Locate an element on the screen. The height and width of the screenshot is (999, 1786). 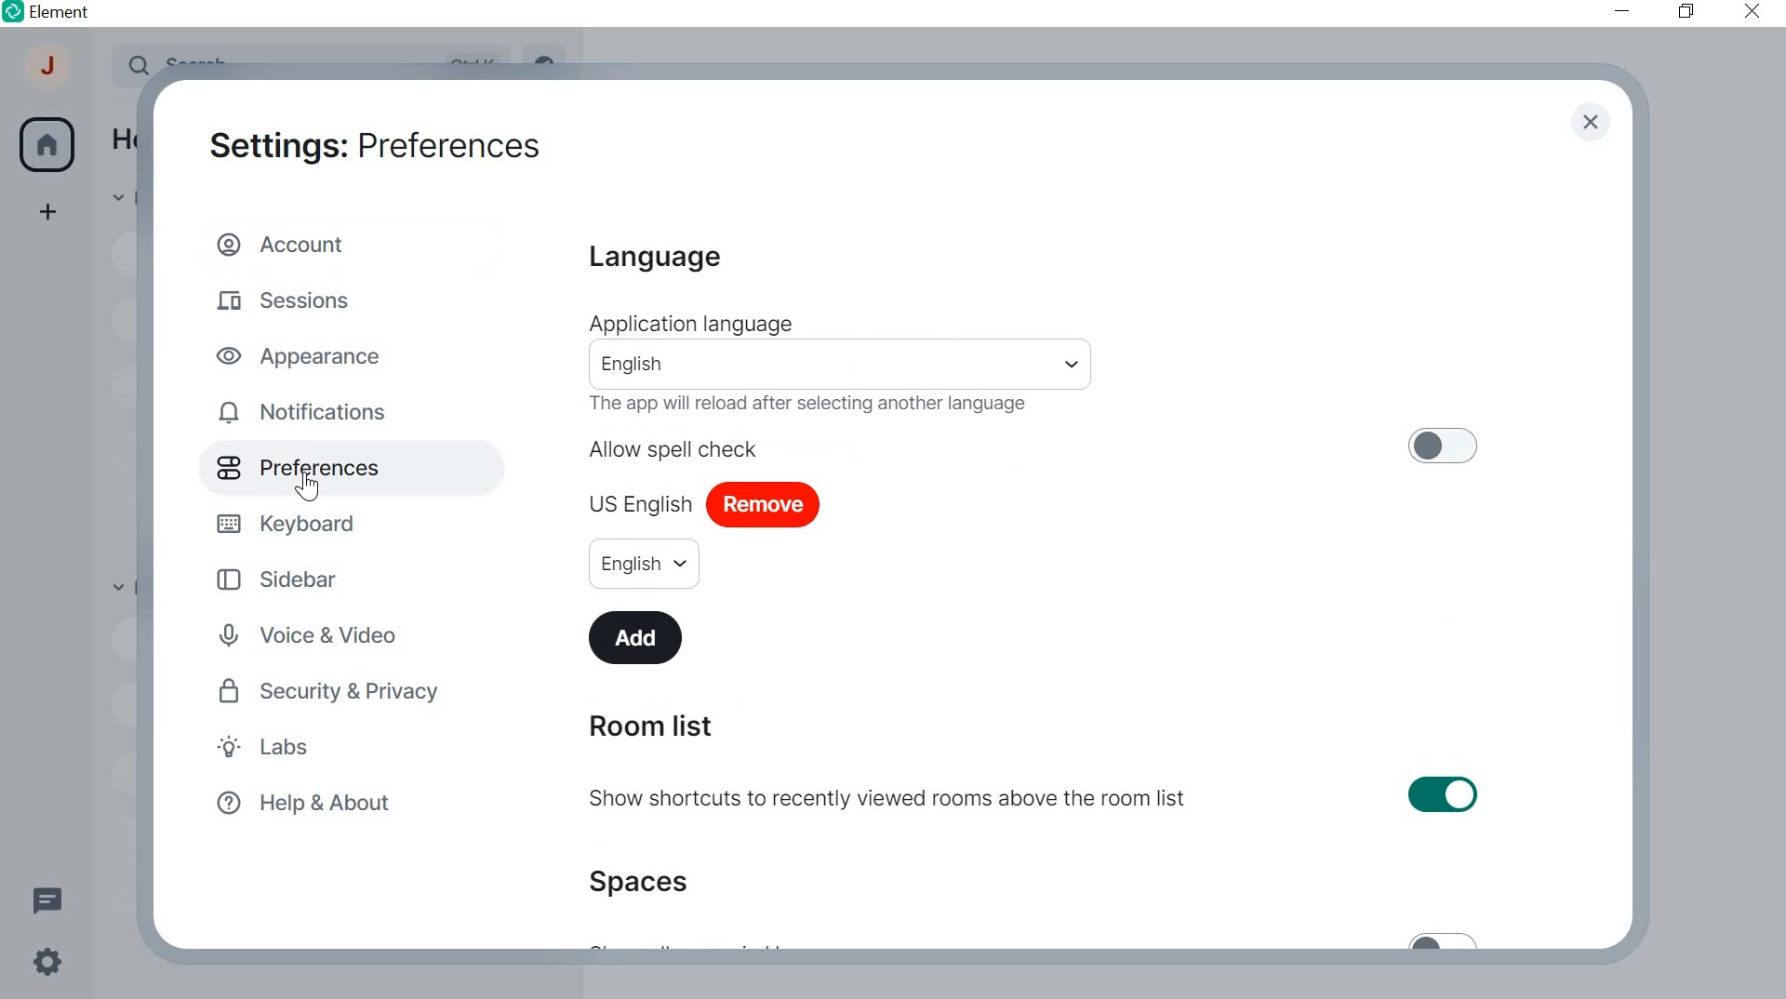
This app will reload after selecting another language is located at coordinates (820, 406).